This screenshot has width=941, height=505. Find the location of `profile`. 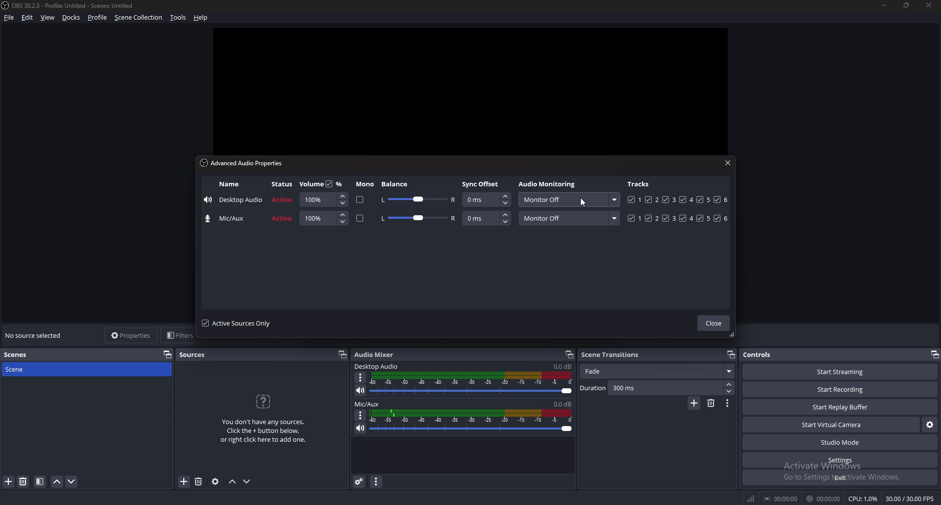

profile is located at coordinates (98, 18).